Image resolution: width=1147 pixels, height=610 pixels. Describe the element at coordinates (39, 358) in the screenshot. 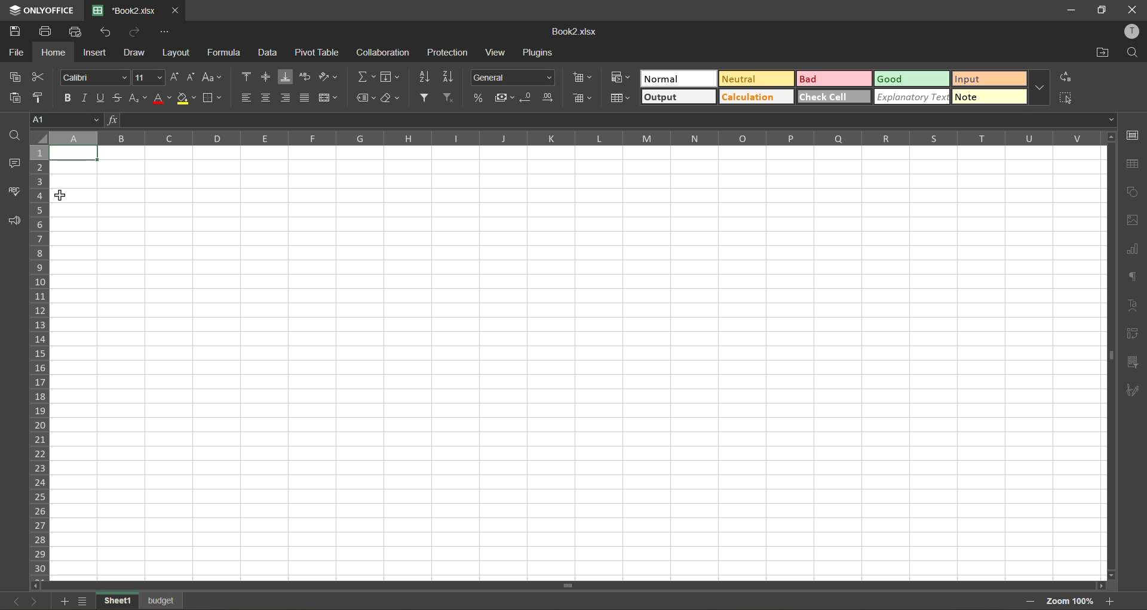

I see `row numbers` at that location.